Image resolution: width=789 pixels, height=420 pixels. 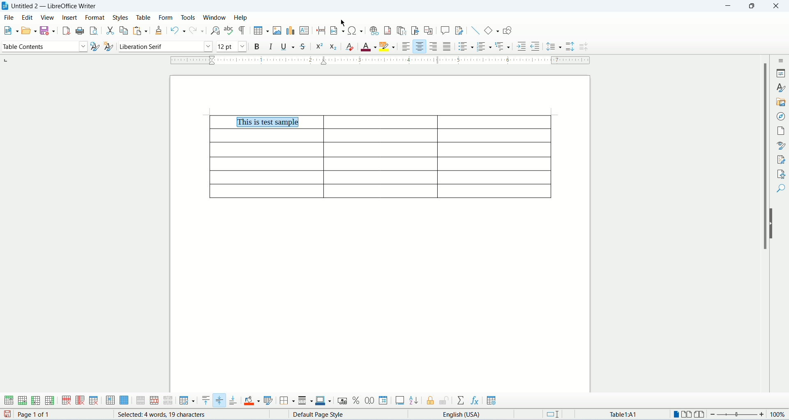 What do you see at coordinates (504, 46) in the screenshot?
I see `outline format` at bounding box center [504, 46].